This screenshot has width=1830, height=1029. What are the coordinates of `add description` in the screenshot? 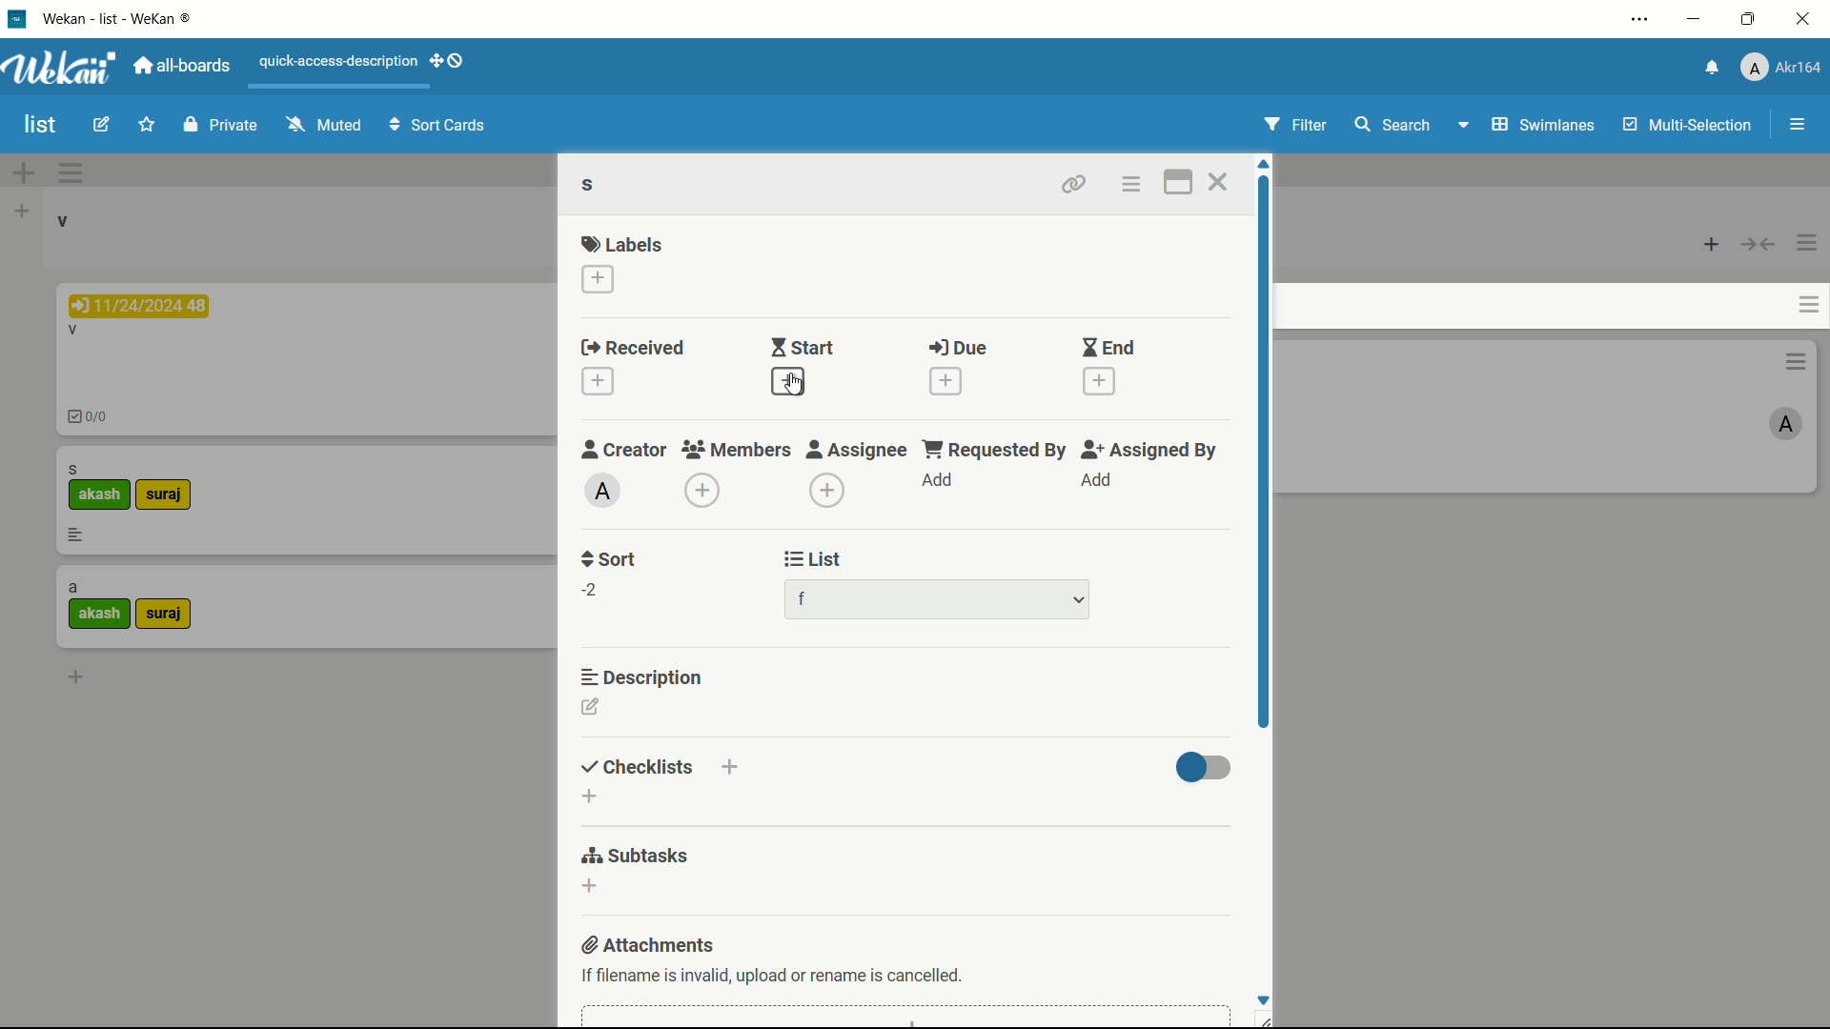 It's located at (590, 707).